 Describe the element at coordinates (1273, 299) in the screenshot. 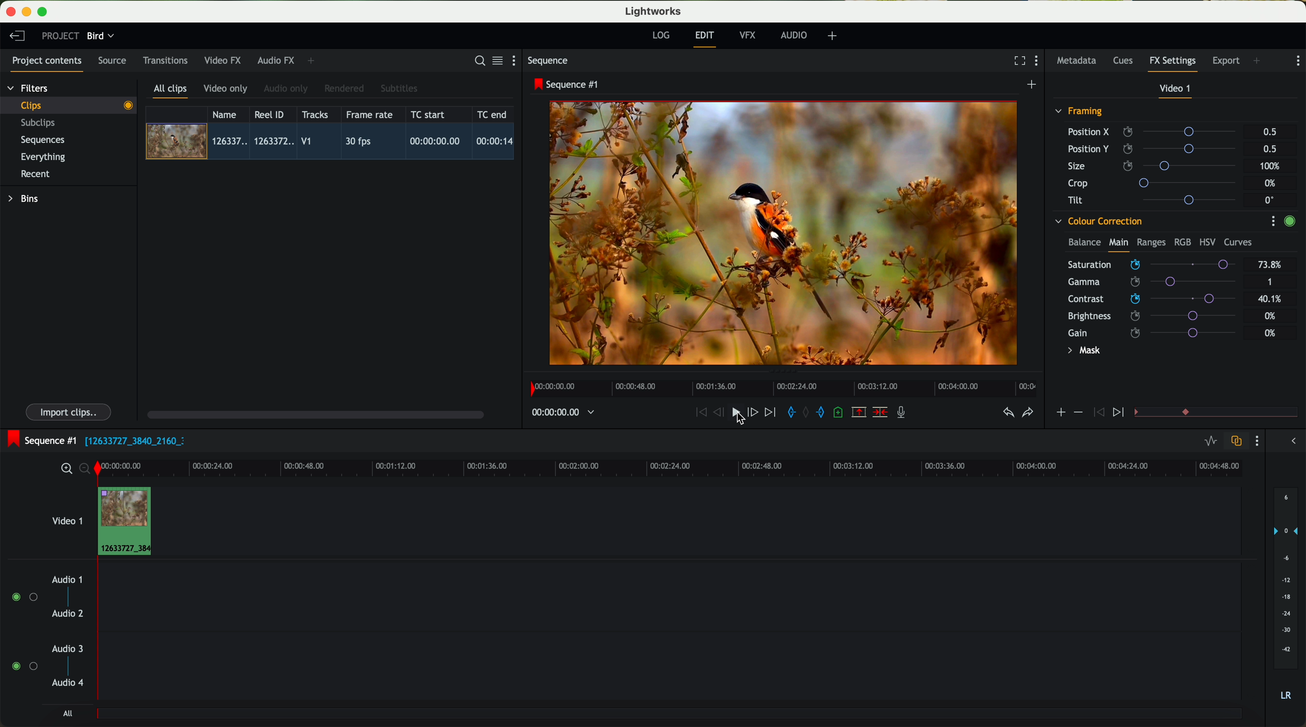

I see `40.1%` at that location.